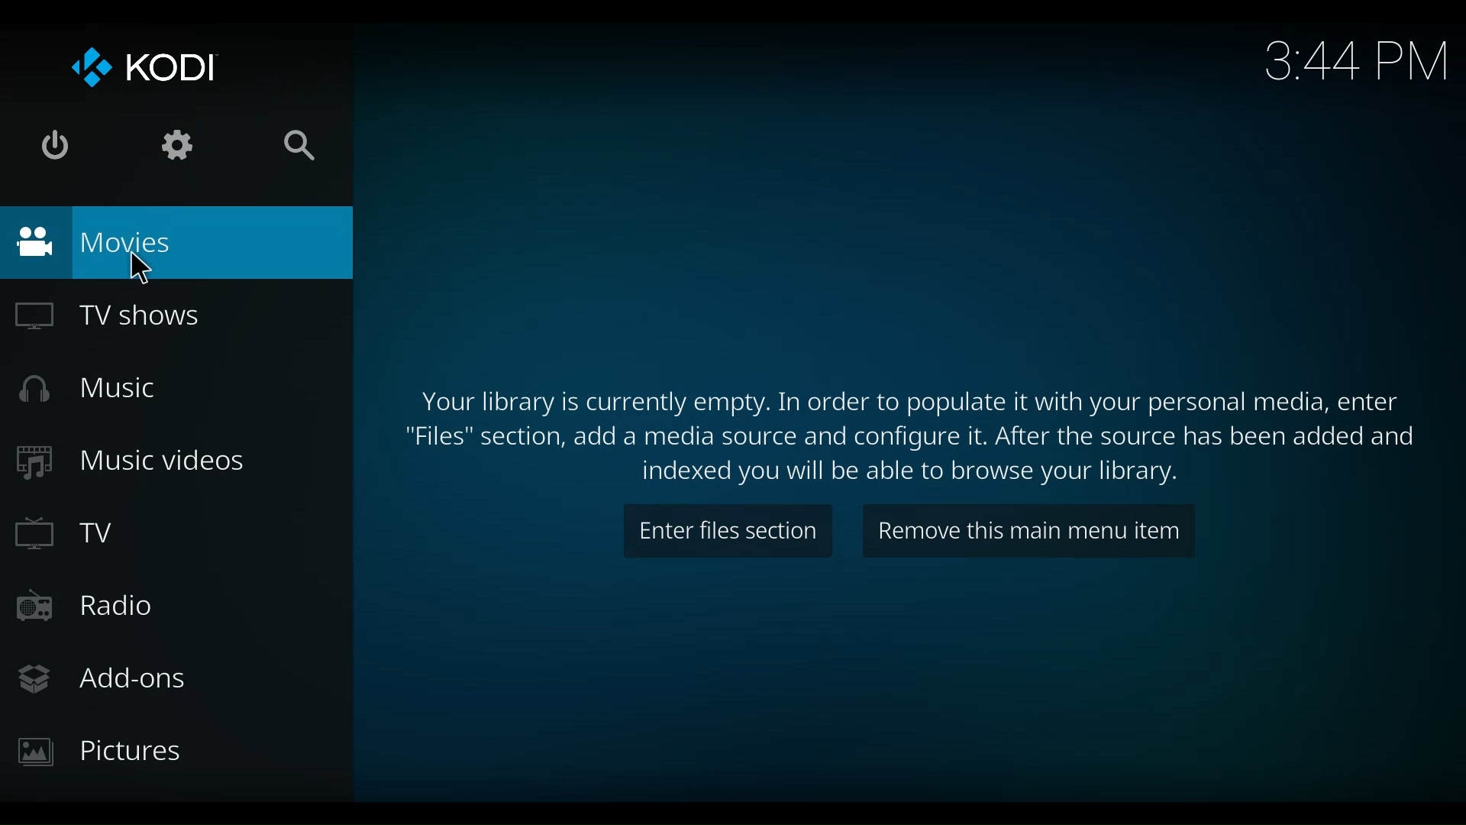  Describe the element at coordinates (911, 474) in the screenshot. I see `Indexed you will be able to browse your library` at that location.